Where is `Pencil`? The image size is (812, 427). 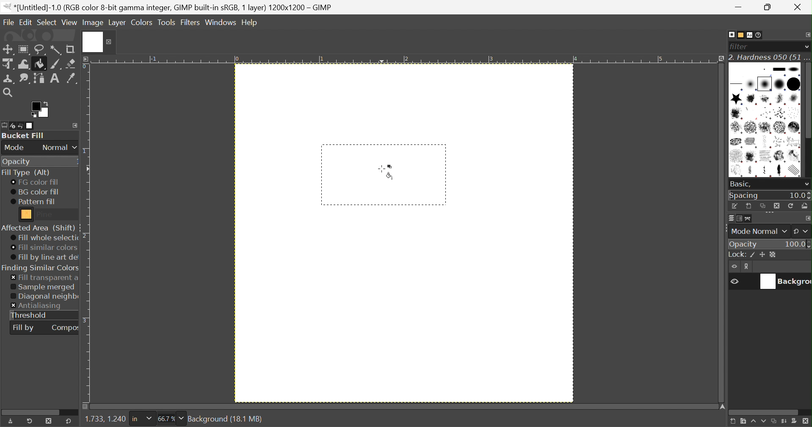 Pencil is located at coordinates (767, 171).